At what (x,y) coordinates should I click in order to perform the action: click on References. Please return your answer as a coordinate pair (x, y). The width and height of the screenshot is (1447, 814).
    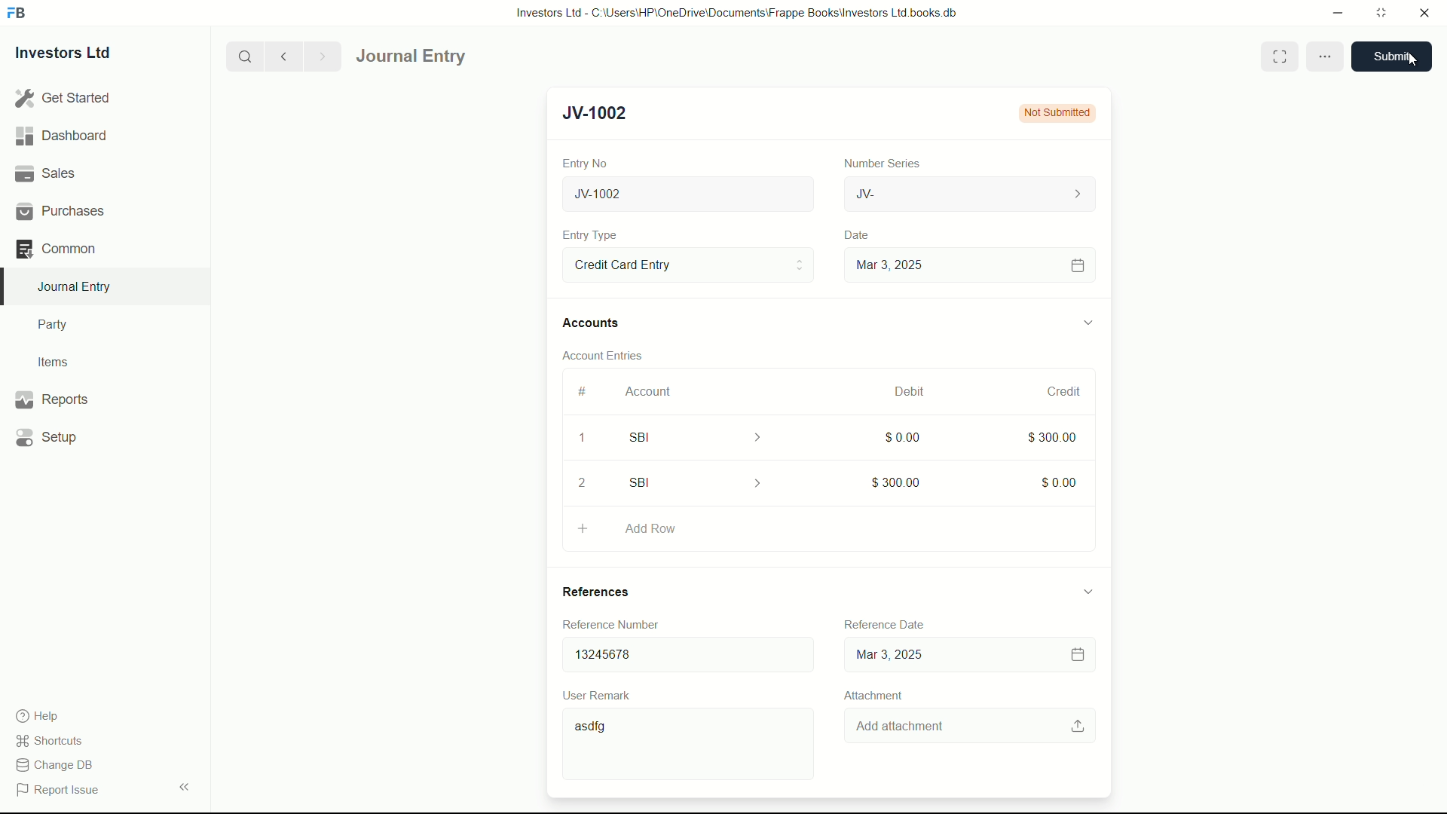
    Looking at the image, I should click on (610, 592).